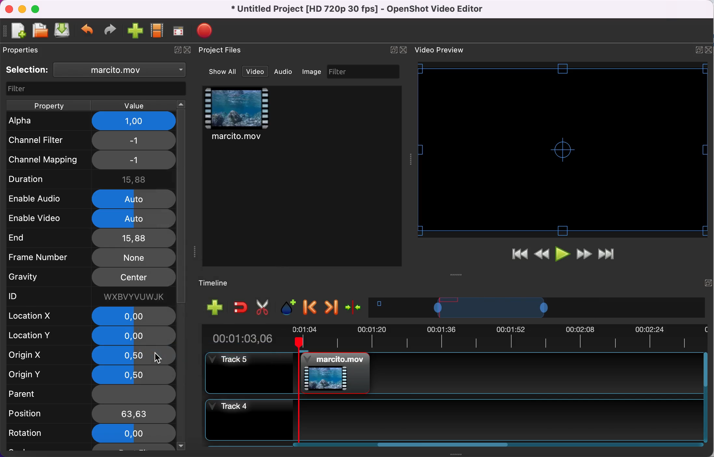  Describe the element at coordinates (584, 255) in the screenshot. I see `fast forward` at that location.